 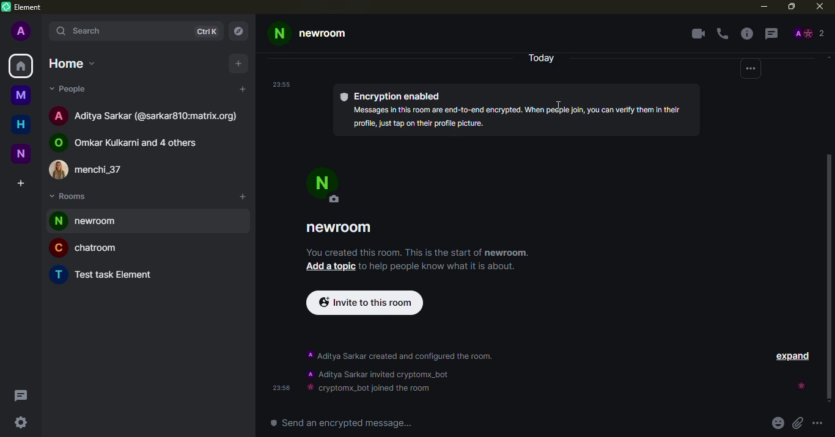 I want to click on new, so click(x=21, y=153).